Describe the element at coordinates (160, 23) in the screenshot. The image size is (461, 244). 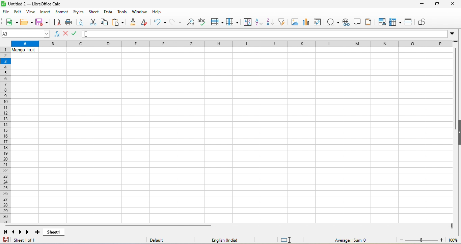
I see `undo` at that location.